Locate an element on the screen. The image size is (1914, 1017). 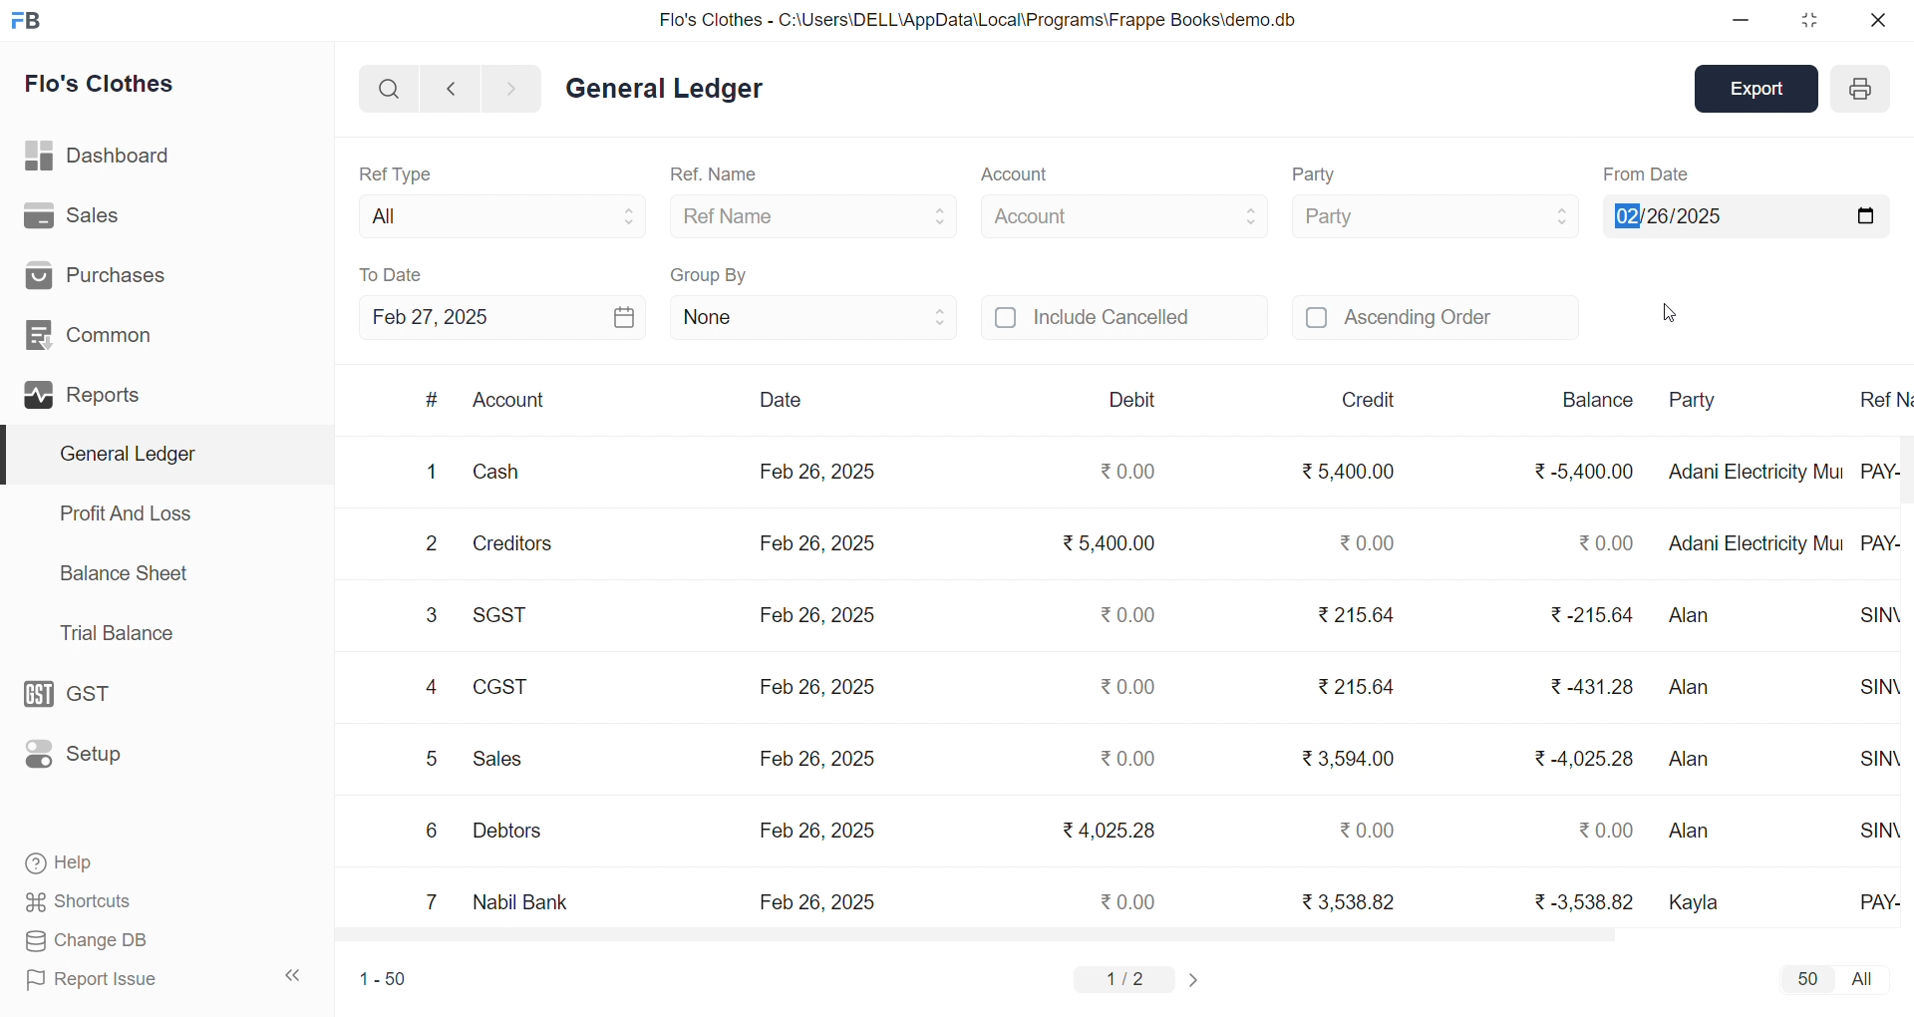
Ref. Name is located at coordinates (716, 175).